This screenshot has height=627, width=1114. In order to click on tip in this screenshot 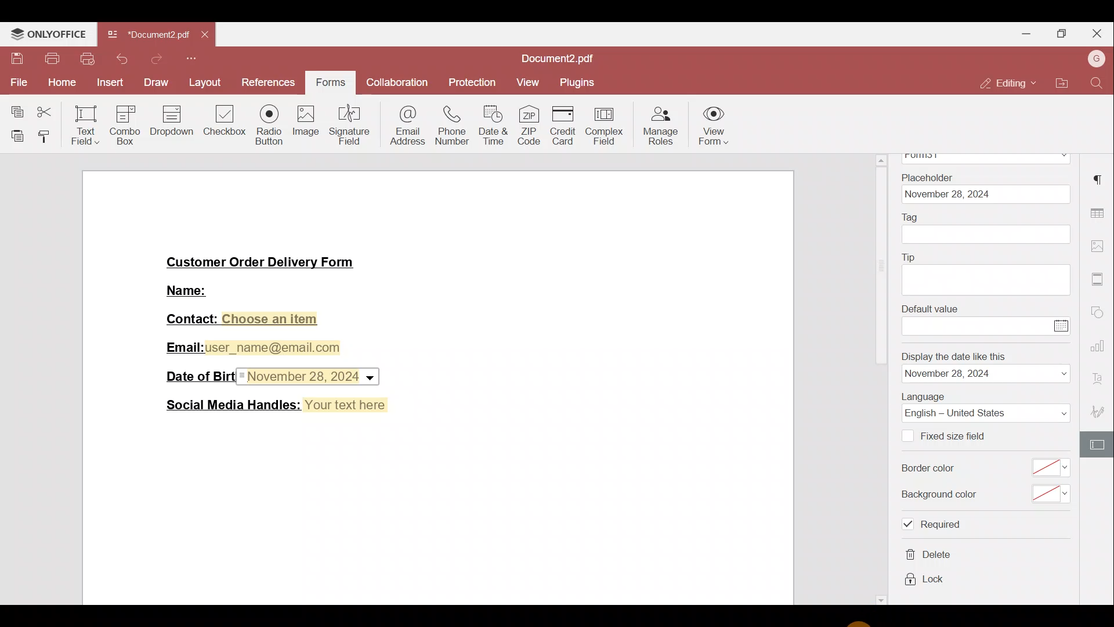, I will do `click(987, 280)`.